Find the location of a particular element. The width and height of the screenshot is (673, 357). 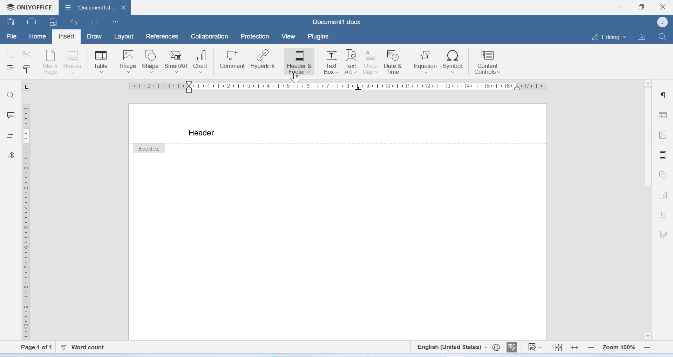

Customize Quick Access Toolbar is located at coordinates (116, 22).